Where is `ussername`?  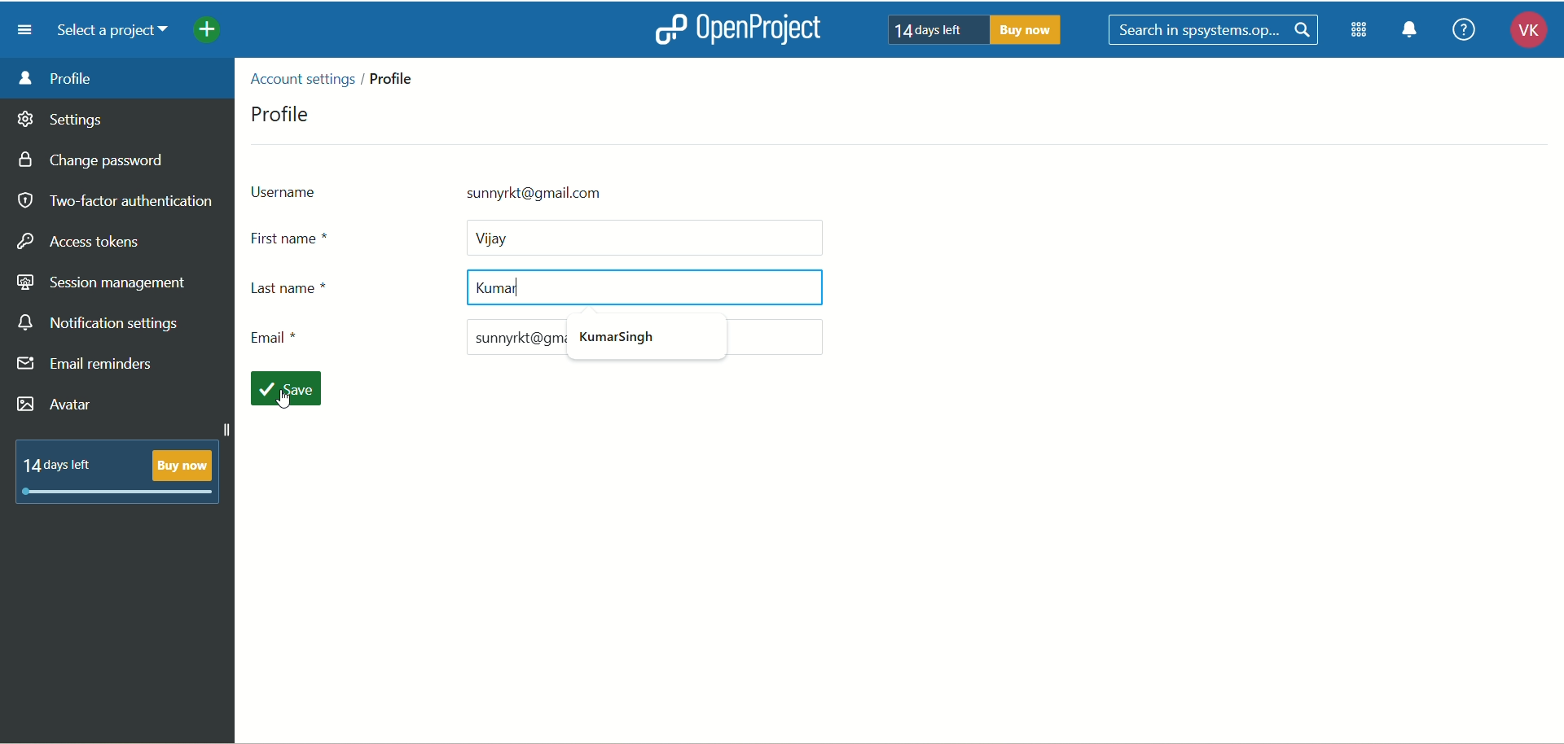
ussername is located at coordinates (509, 190).